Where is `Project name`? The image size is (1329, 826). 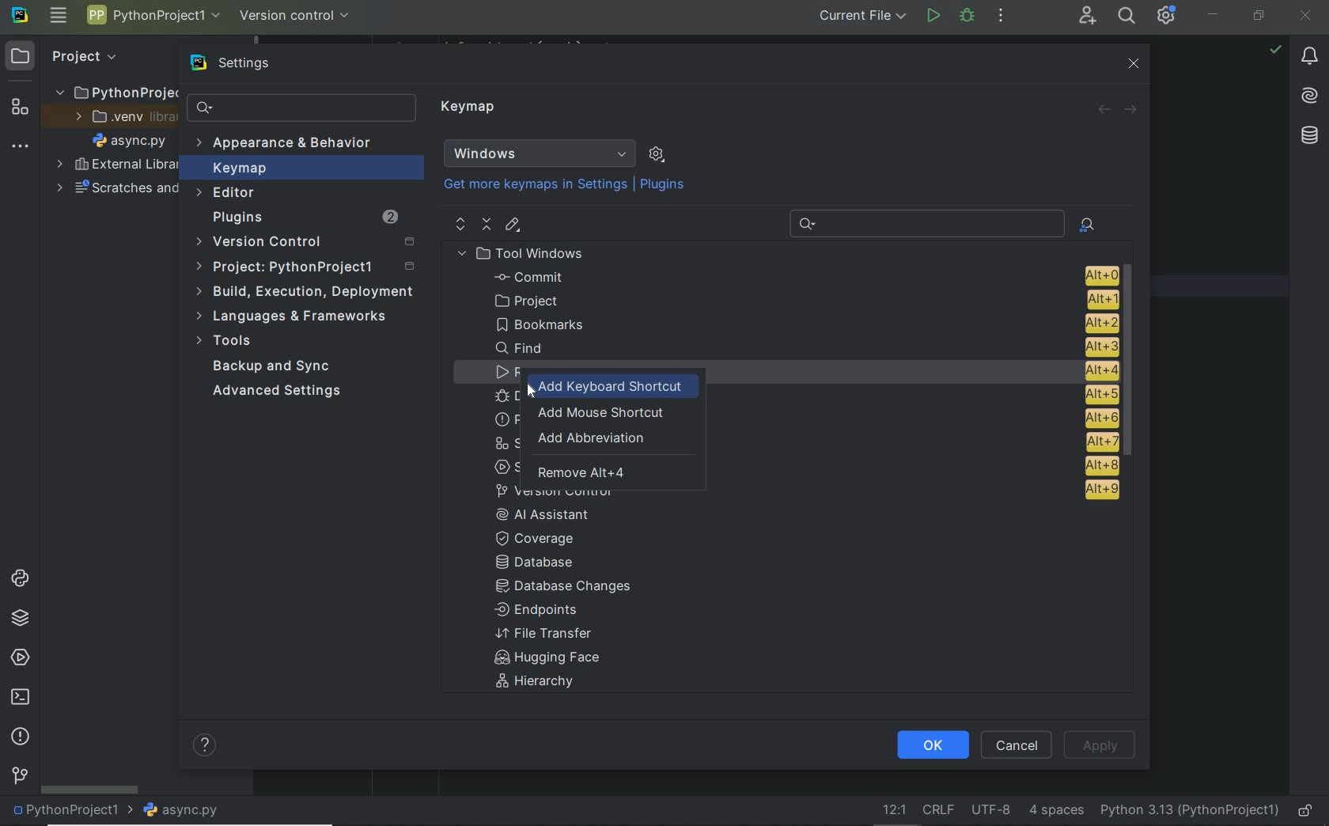
Project name is located at coordinates (153, 18).